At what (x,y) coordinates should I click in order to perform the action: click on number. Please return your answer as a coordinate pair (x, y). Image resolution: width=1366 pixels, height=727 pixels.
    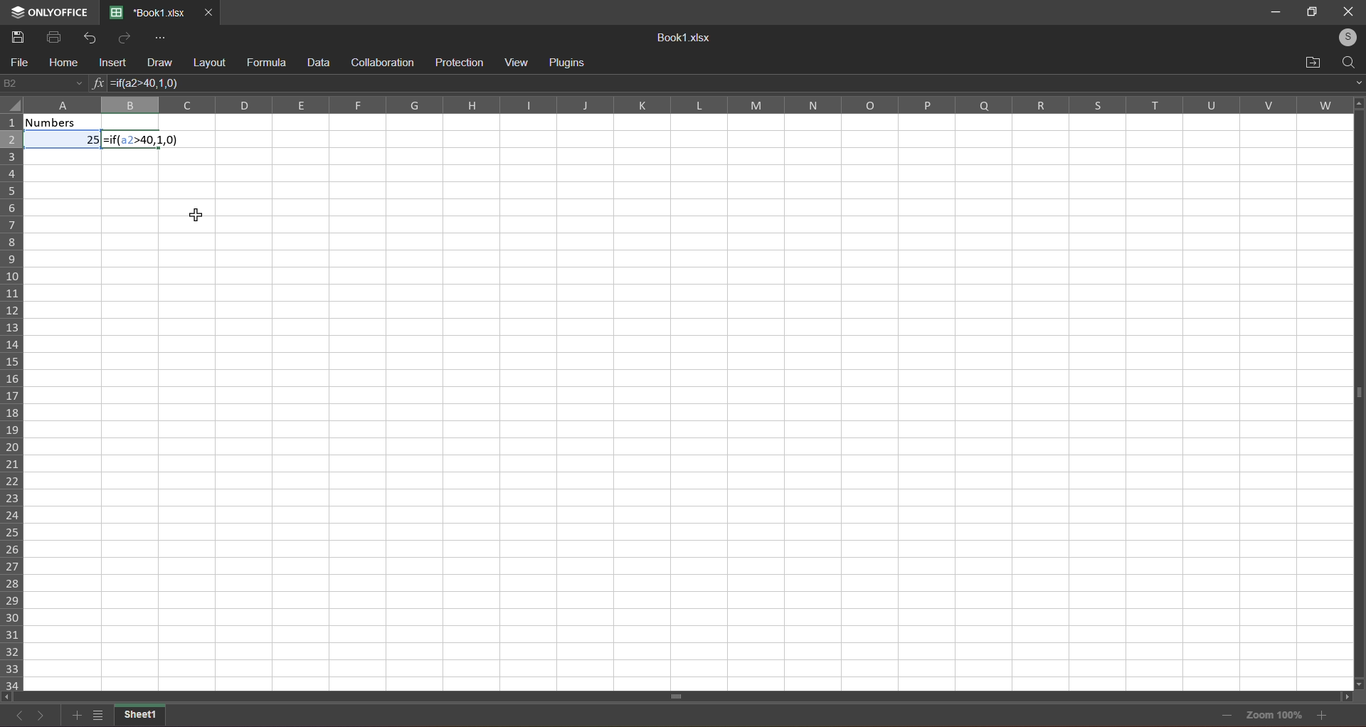
    Looking at the image, I should click on (65, 132).